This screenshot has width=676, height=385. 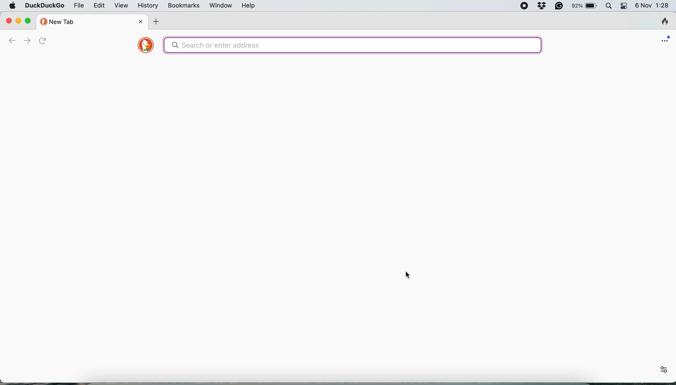 What do you see at coordinates (185, 6) in the screenshot?
I see `bookmarks` at bounding box center [185, 6].